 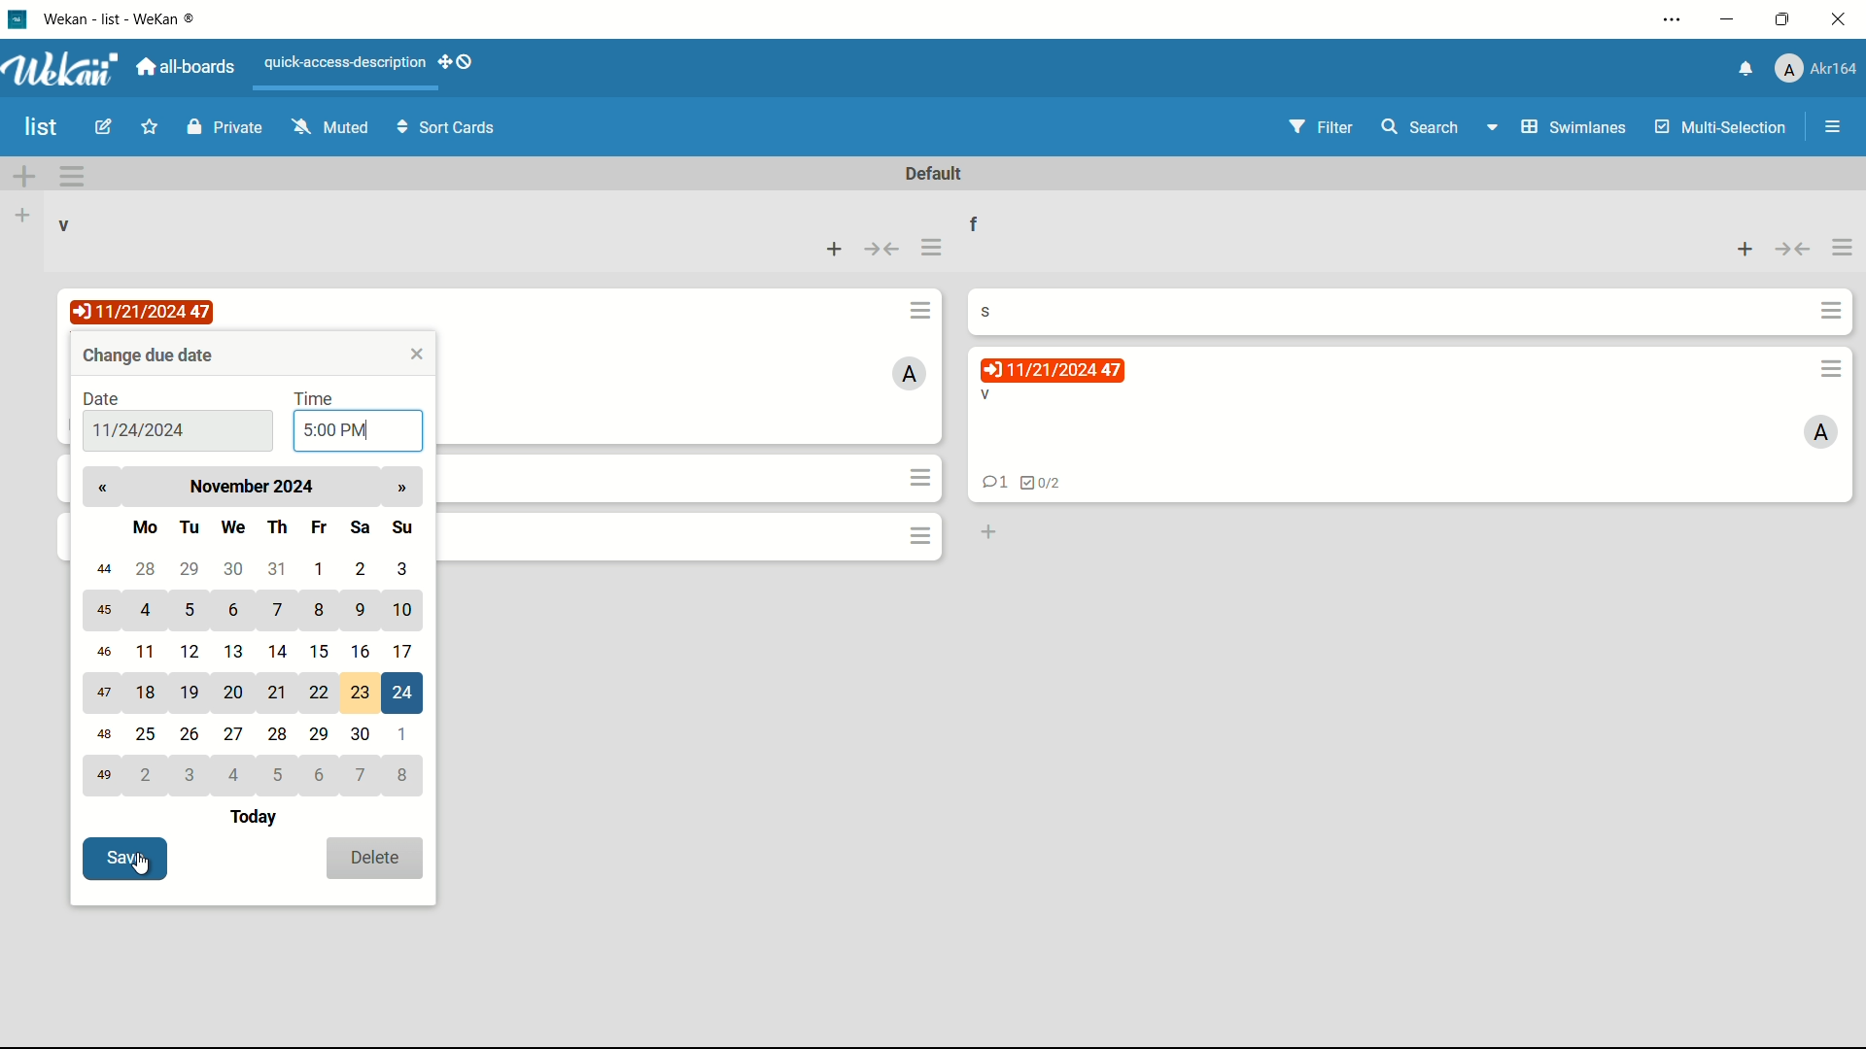 What do you see at coordinates (235, 691) in the screenshot?
I see `20` at bounding box center [235, 691].